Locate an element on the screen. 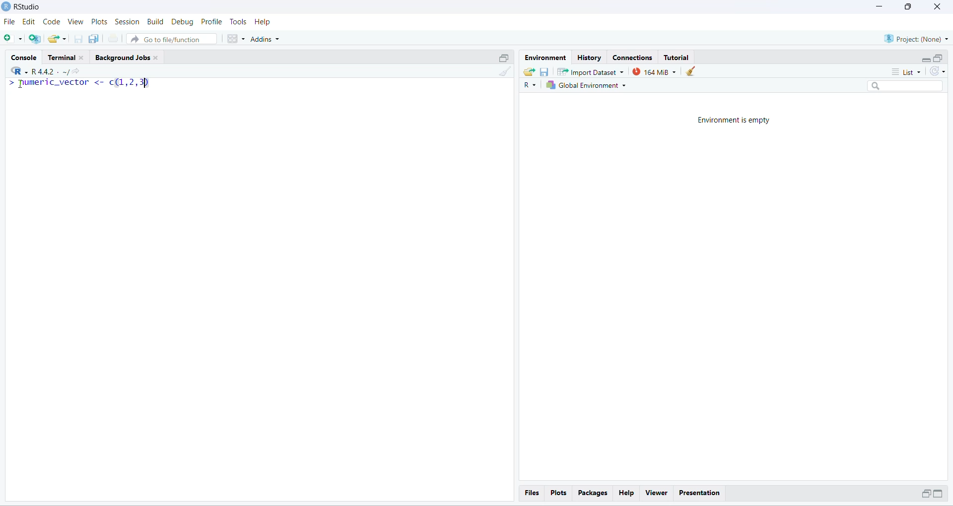 The width and height of the screenshot is (953, 506). load workspace is located at coordinates (528, 71).